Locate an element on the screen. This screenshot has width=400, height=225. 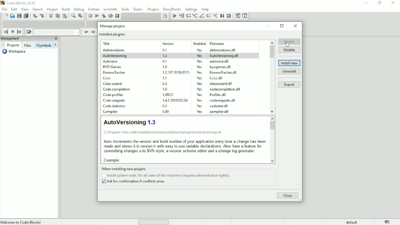
Settings is located at coordinates (191, 9).